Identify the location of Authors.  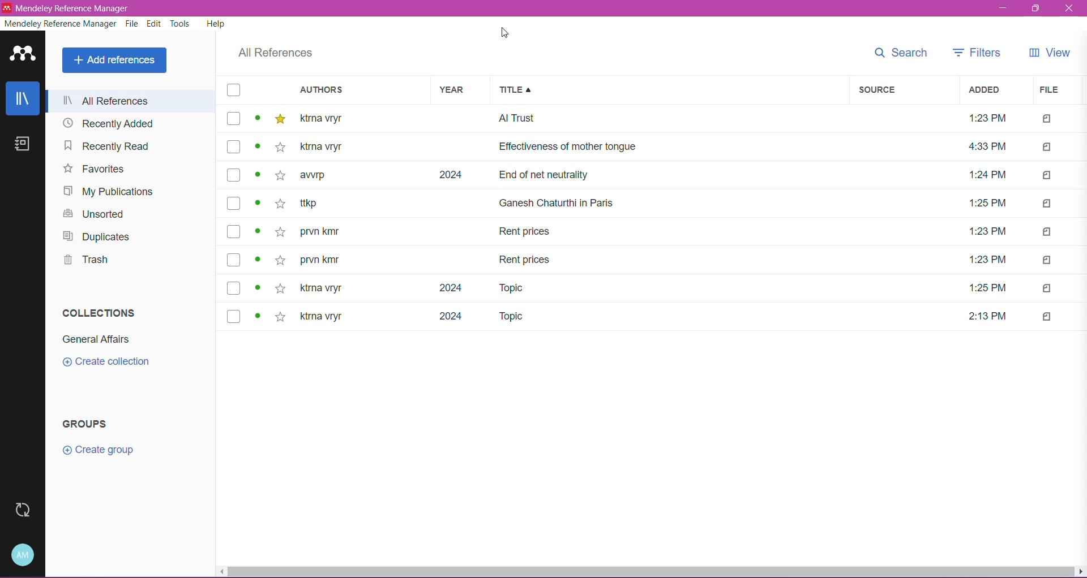
(362, 89).